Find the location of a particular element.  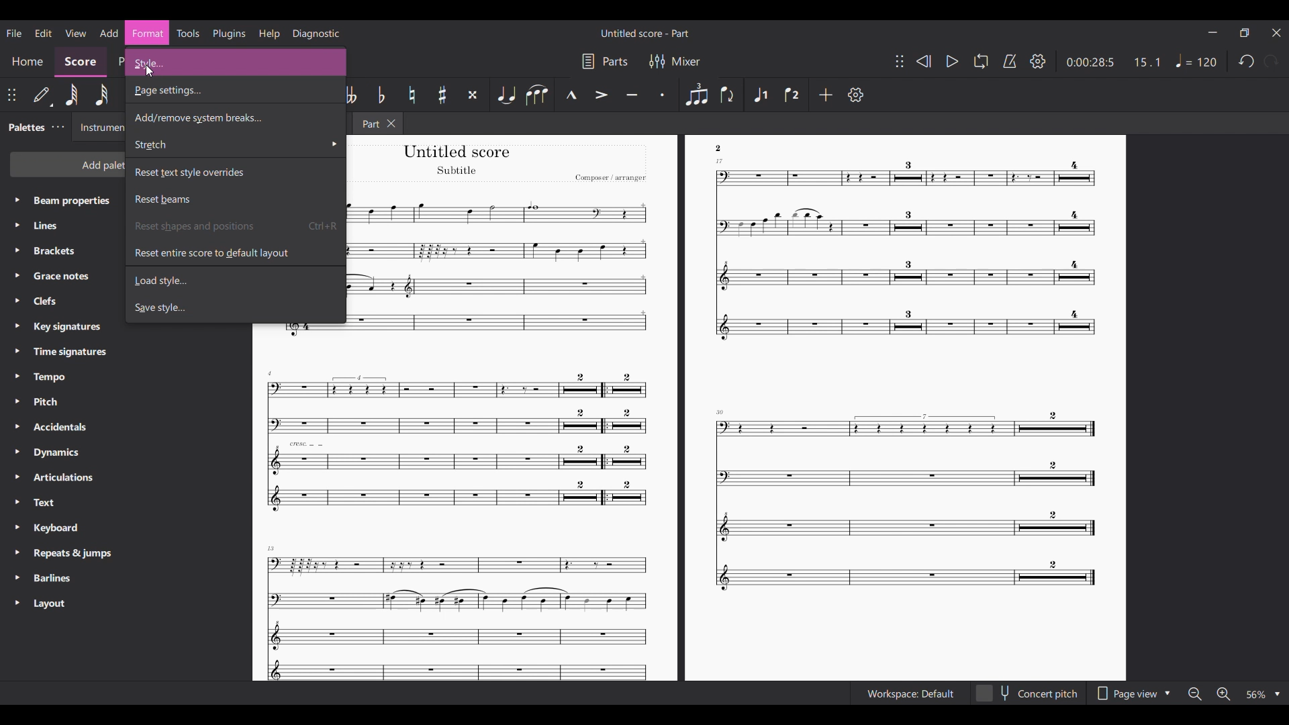

Edit menu is located at coordinates (43, 32).